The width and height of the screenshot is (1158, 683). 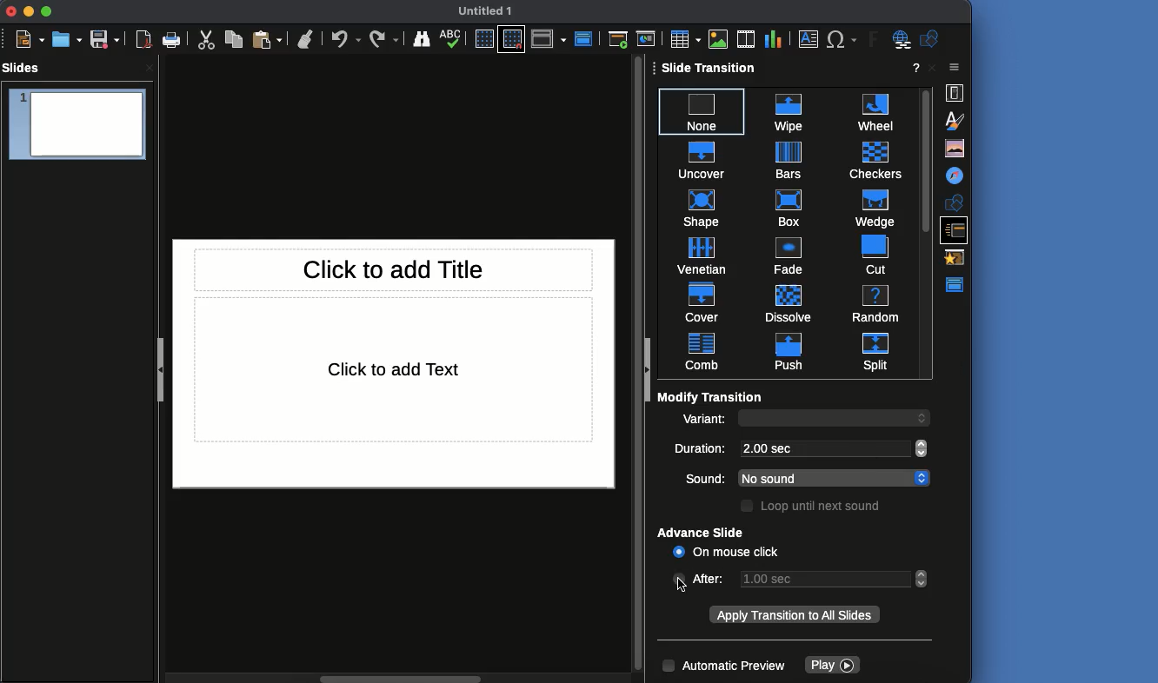 What do you see at coordinates (719, 37) in the screenshot?
I see `Image` at bounding box center [719, 37].